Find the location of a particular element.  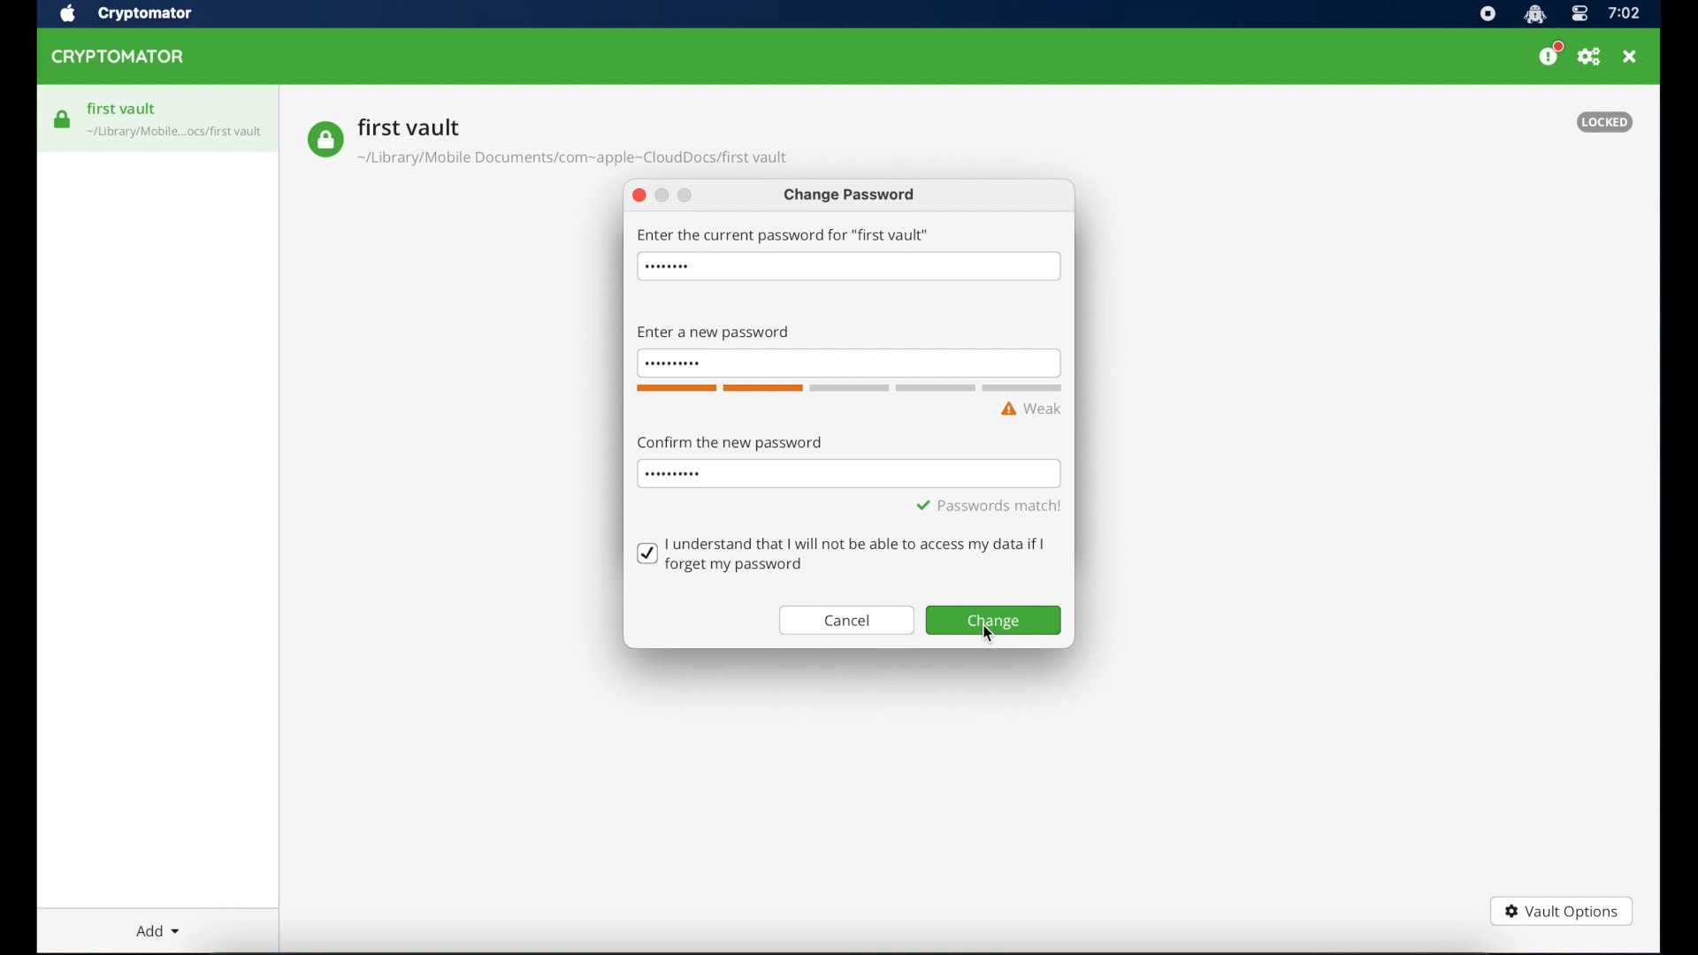

text is located at coordinates (866, 556).